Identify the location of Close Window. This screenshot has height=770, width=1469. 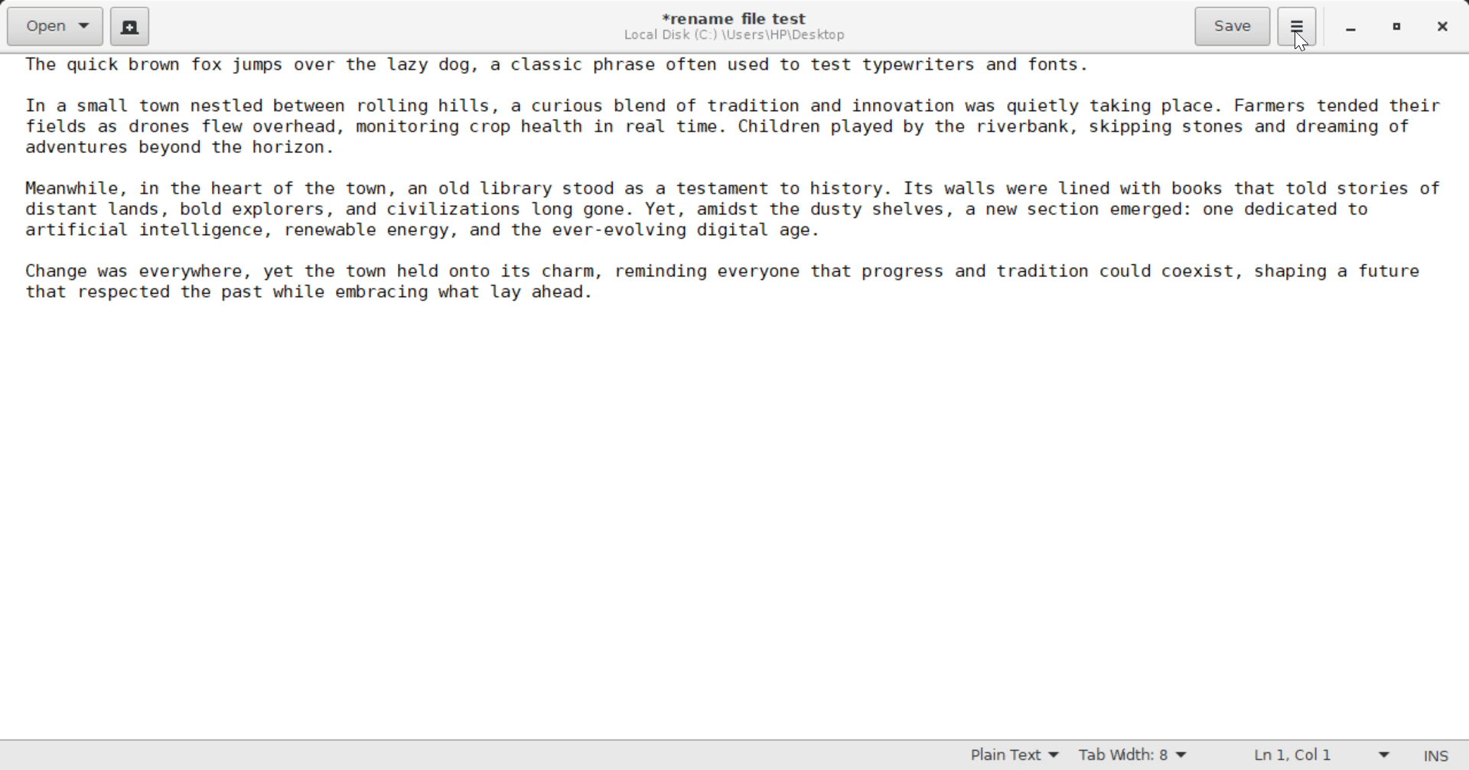
(1446, 28).